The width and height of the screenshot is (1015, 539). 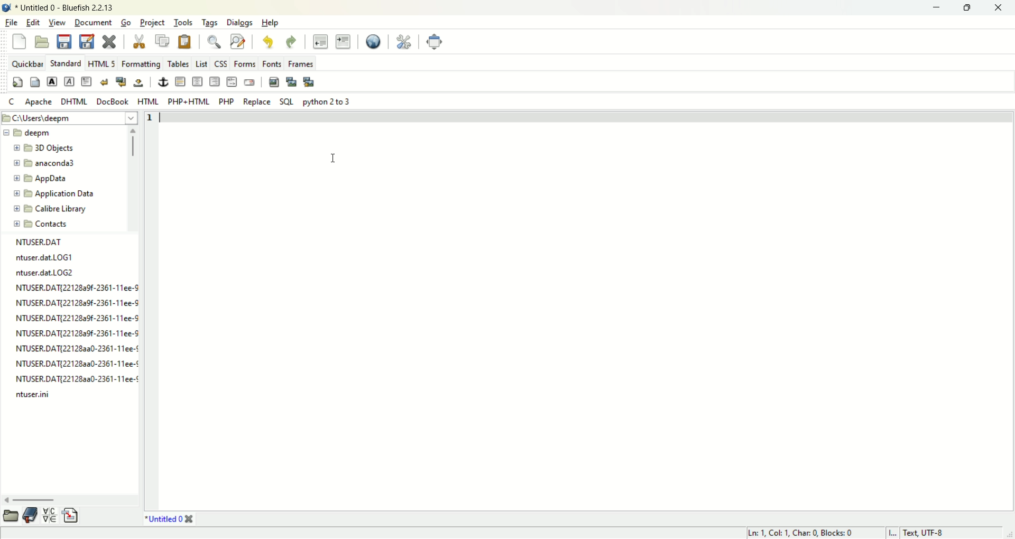 I want to click on tools, so click(x=183, y=22).